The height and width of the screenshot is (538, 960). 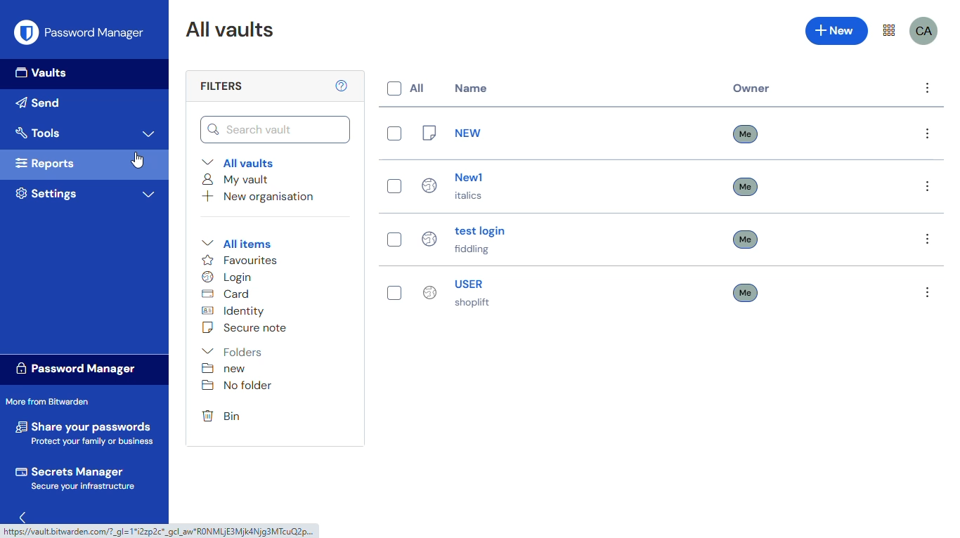 I want to click on password manager, so click(x=74, y=369).